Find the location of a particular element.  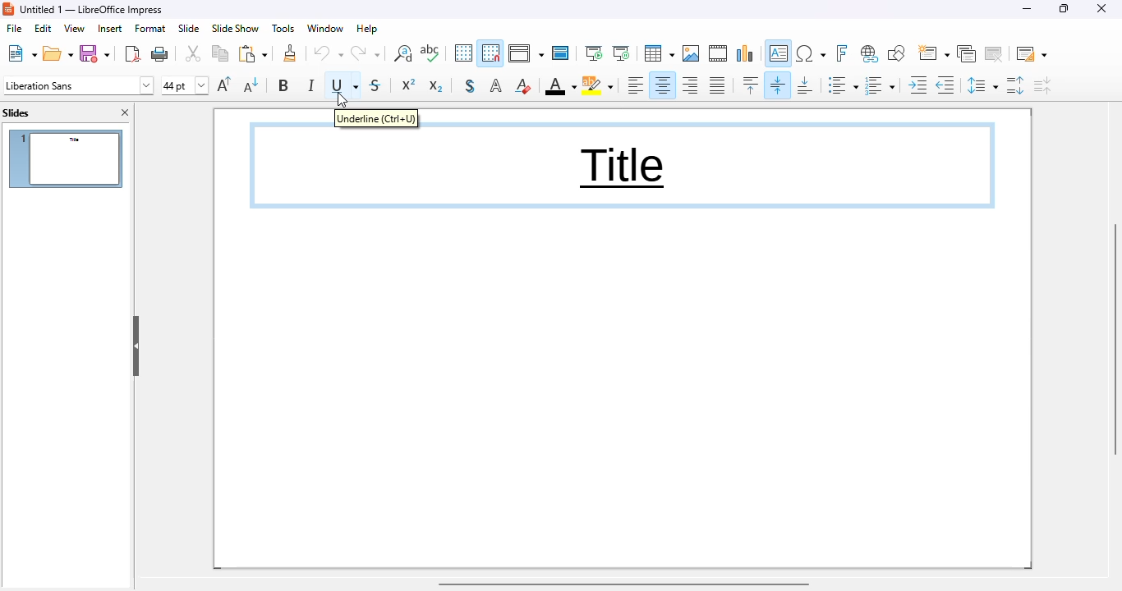

increase font size is located at coordinates (225, 84).